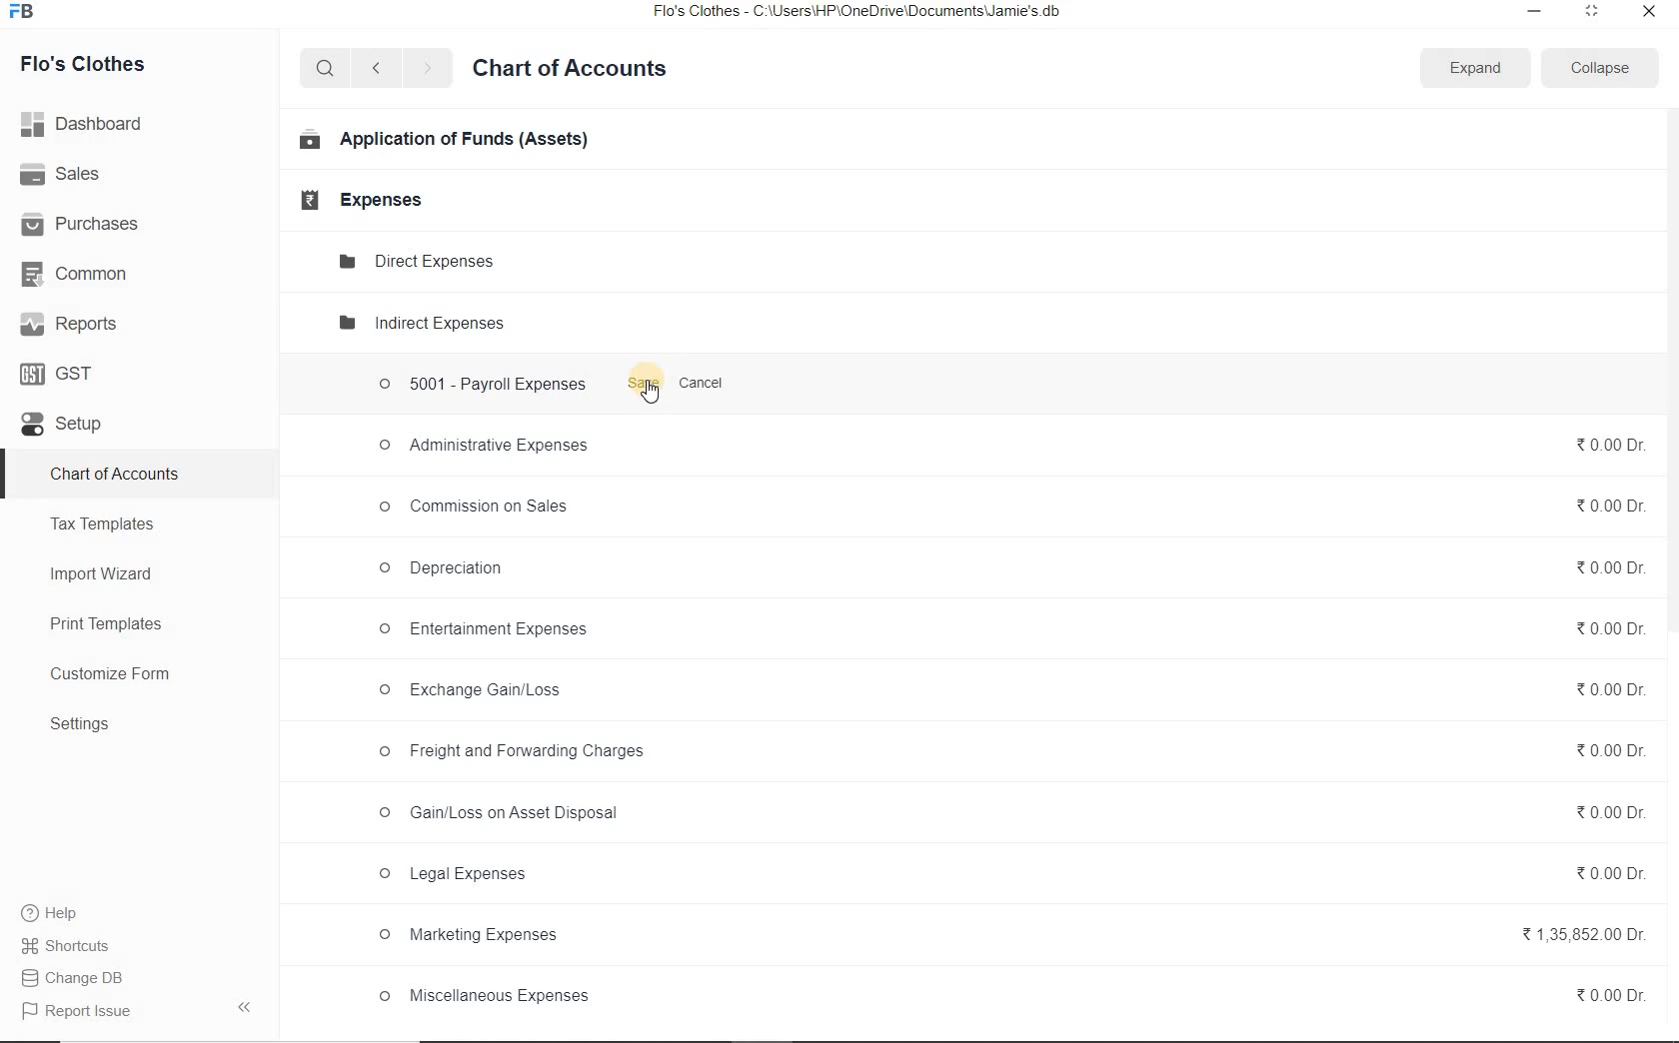 This screenshot has width=1679, height=1043. Describe the element at coordinates (355, 200) in the screenshot. I see `Expenses` at that location.